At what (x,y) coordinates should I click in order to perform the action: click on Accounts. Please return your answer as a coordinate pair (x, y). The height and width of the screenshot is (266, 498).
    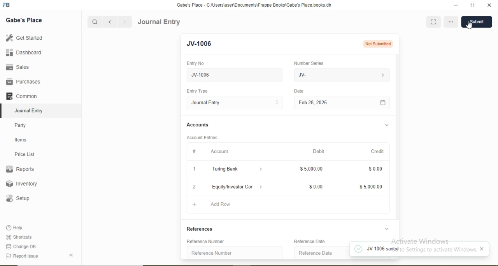
    Looking at the image, I should click on (198, 124).